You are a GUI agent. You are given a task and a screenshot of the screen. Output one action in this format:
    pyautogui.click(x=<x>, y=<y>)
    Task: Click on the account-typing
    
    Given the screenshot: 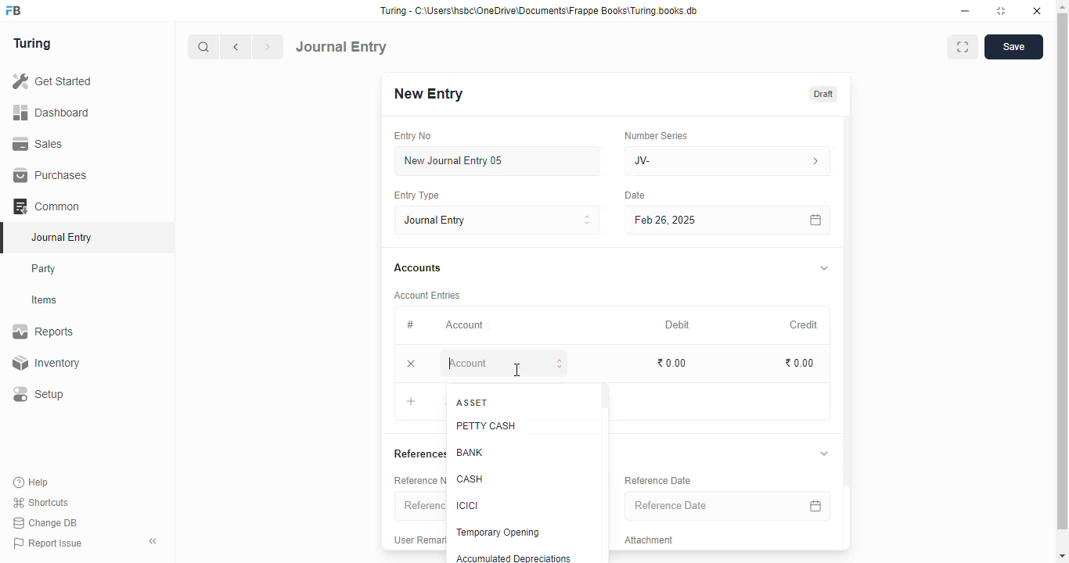 What is the action you would take?
    pyautogui.click(x=503, y=364)
    